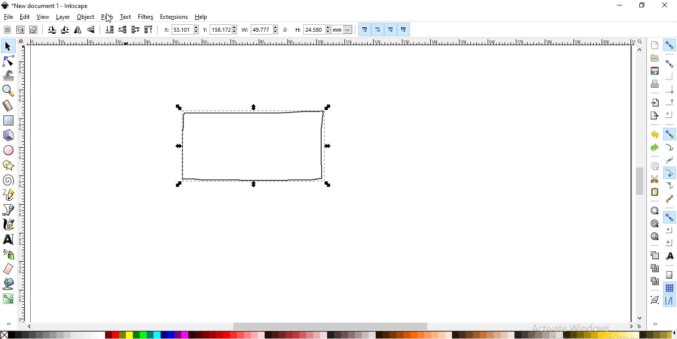 Image resolution: width=677 pixels, height=339 pixels. What do you see at coordinates (261, 29) in the screenshot?
I see `width of selection` at bounding box center [261, 29].